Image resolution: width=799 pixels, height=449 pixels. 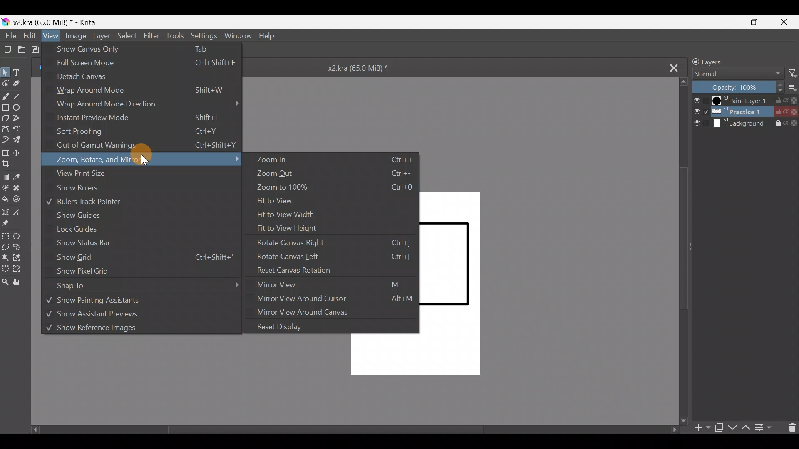 What do you see at coordinates (21, 236) in the screenshot?
I see `Elliptical selection tool` at bounding box center [21, 236].